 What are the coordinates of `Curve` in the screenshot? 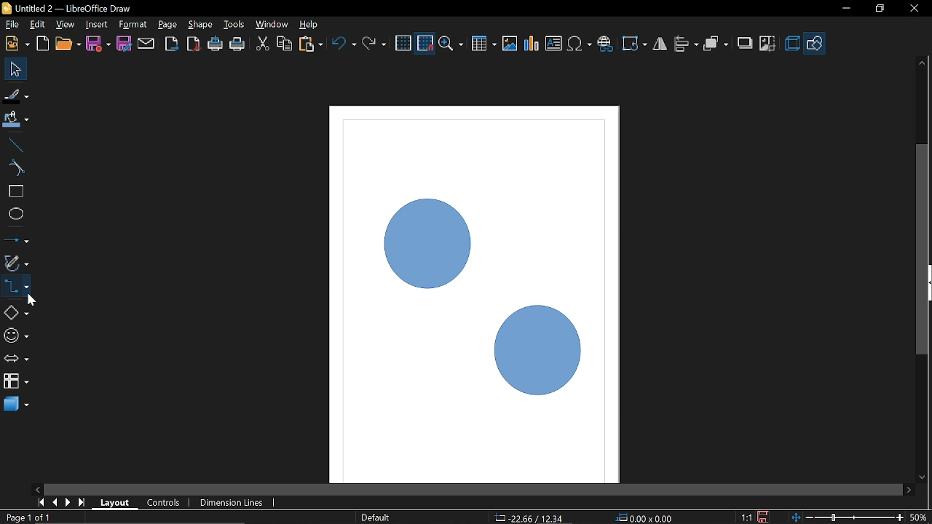 It's located at (13, 167).